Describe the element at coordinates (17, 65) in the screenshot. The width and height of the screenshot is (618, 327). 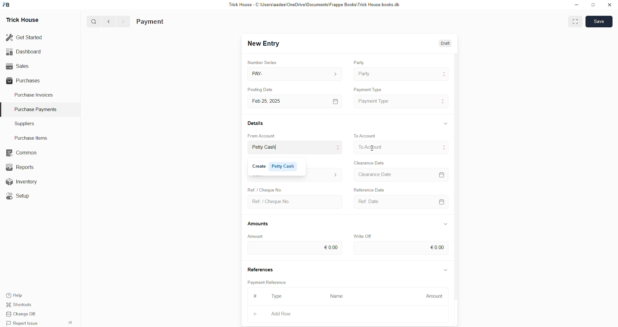
I see `Sales` at that location.